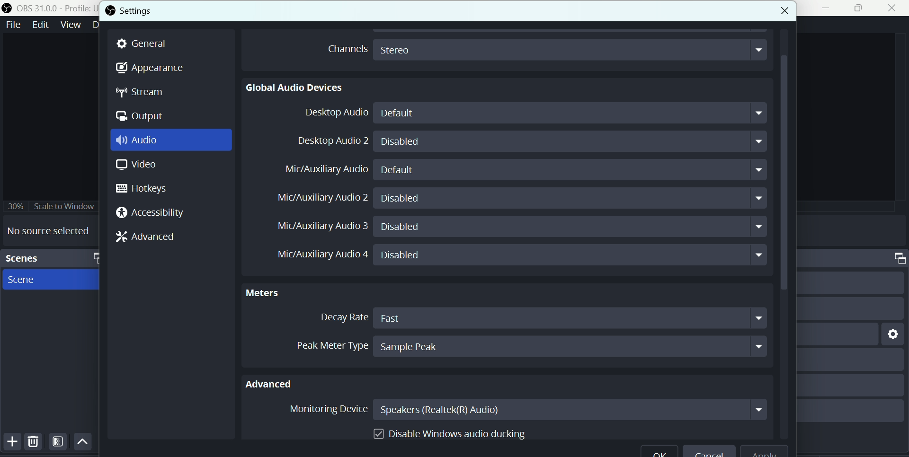 The height and width of the screenshot is (457, 909). What do you see at coordinates (8, 8) in the screenshot?
I see `OBS logo` at bounding box center [8, 8].